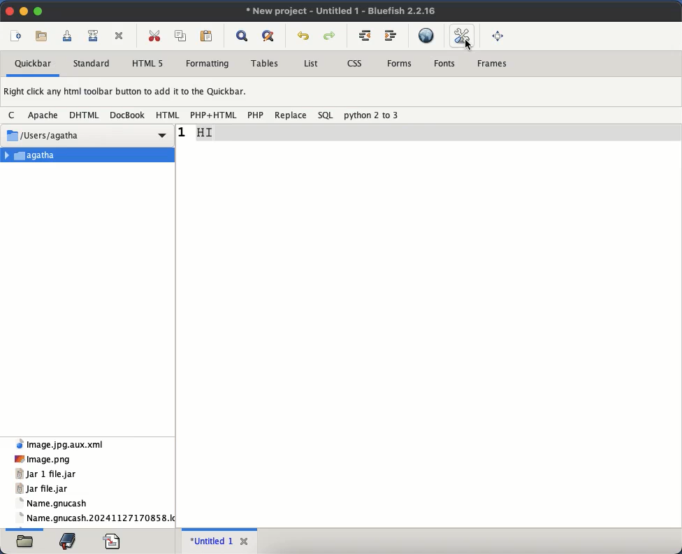  Describe the element at coordinates (44, 490) in the screenshot. I see `jar file.jar` at that location.